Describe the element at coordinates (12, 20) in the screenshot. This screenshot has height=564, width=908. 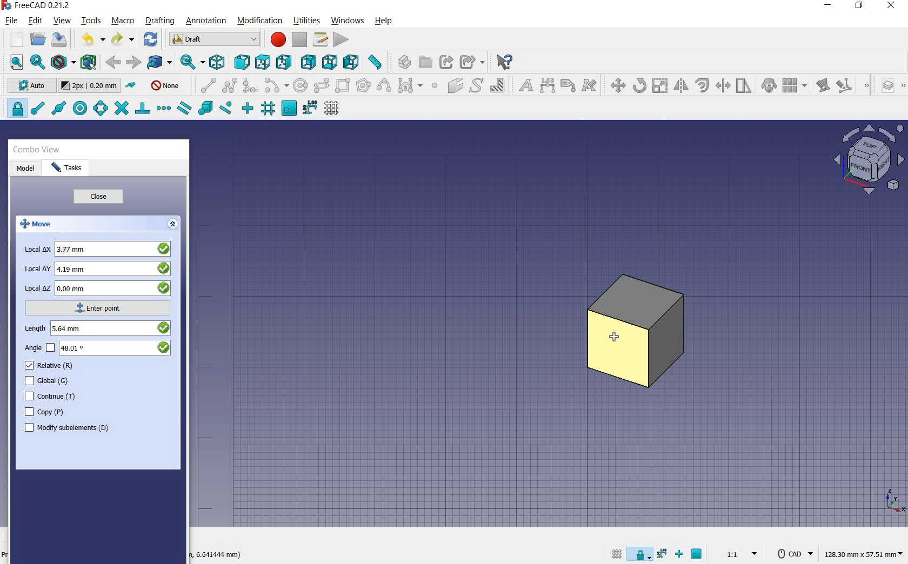
I see `file` at that location.